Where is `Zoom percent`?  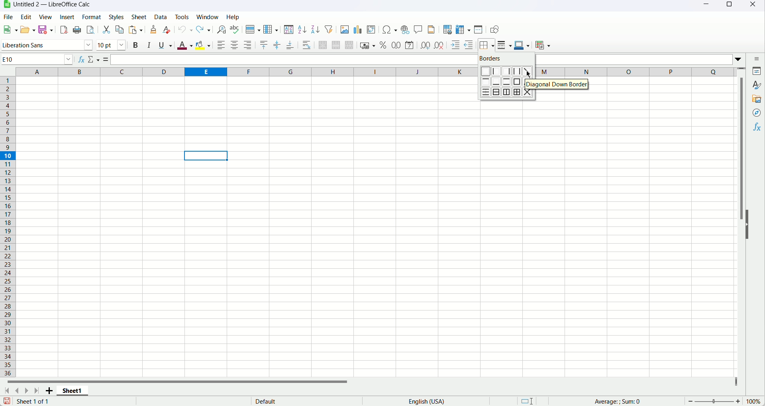 Zoom percent is located at coordinates (754, 401).